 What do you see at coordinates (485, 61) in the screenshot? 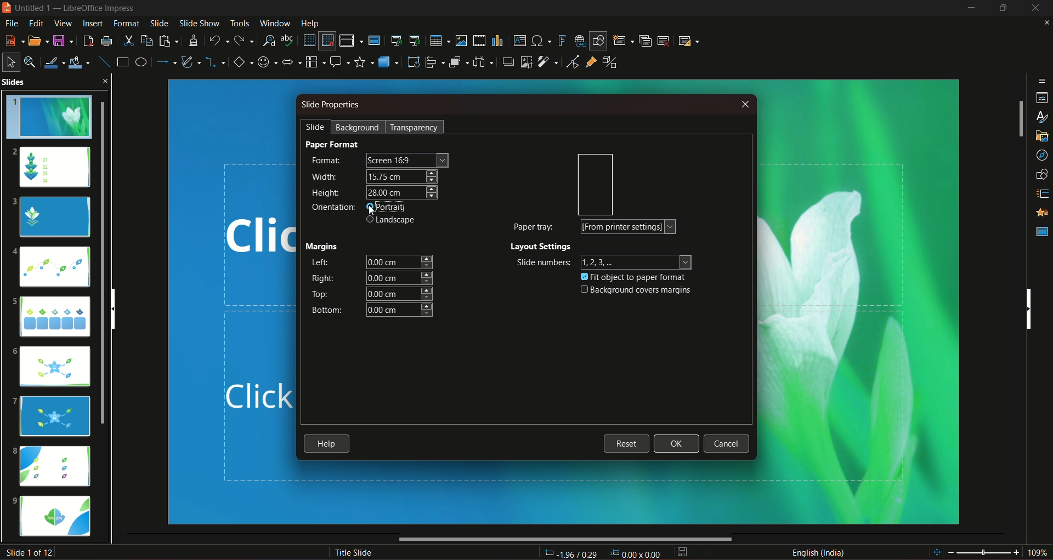
I see `select atlest 3 objects` at bounding box center [485, 61].